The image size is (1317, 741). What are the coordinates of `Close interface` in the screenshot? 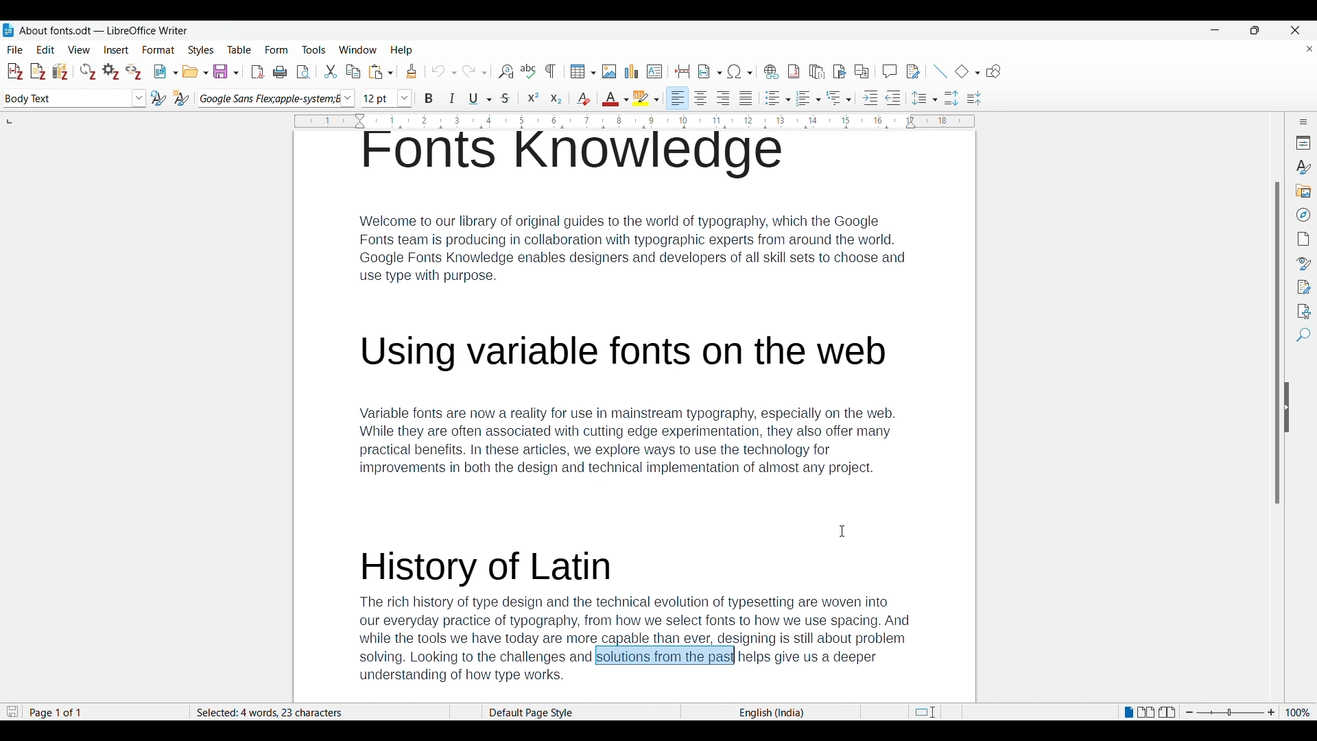 It's located at (1295, 30).